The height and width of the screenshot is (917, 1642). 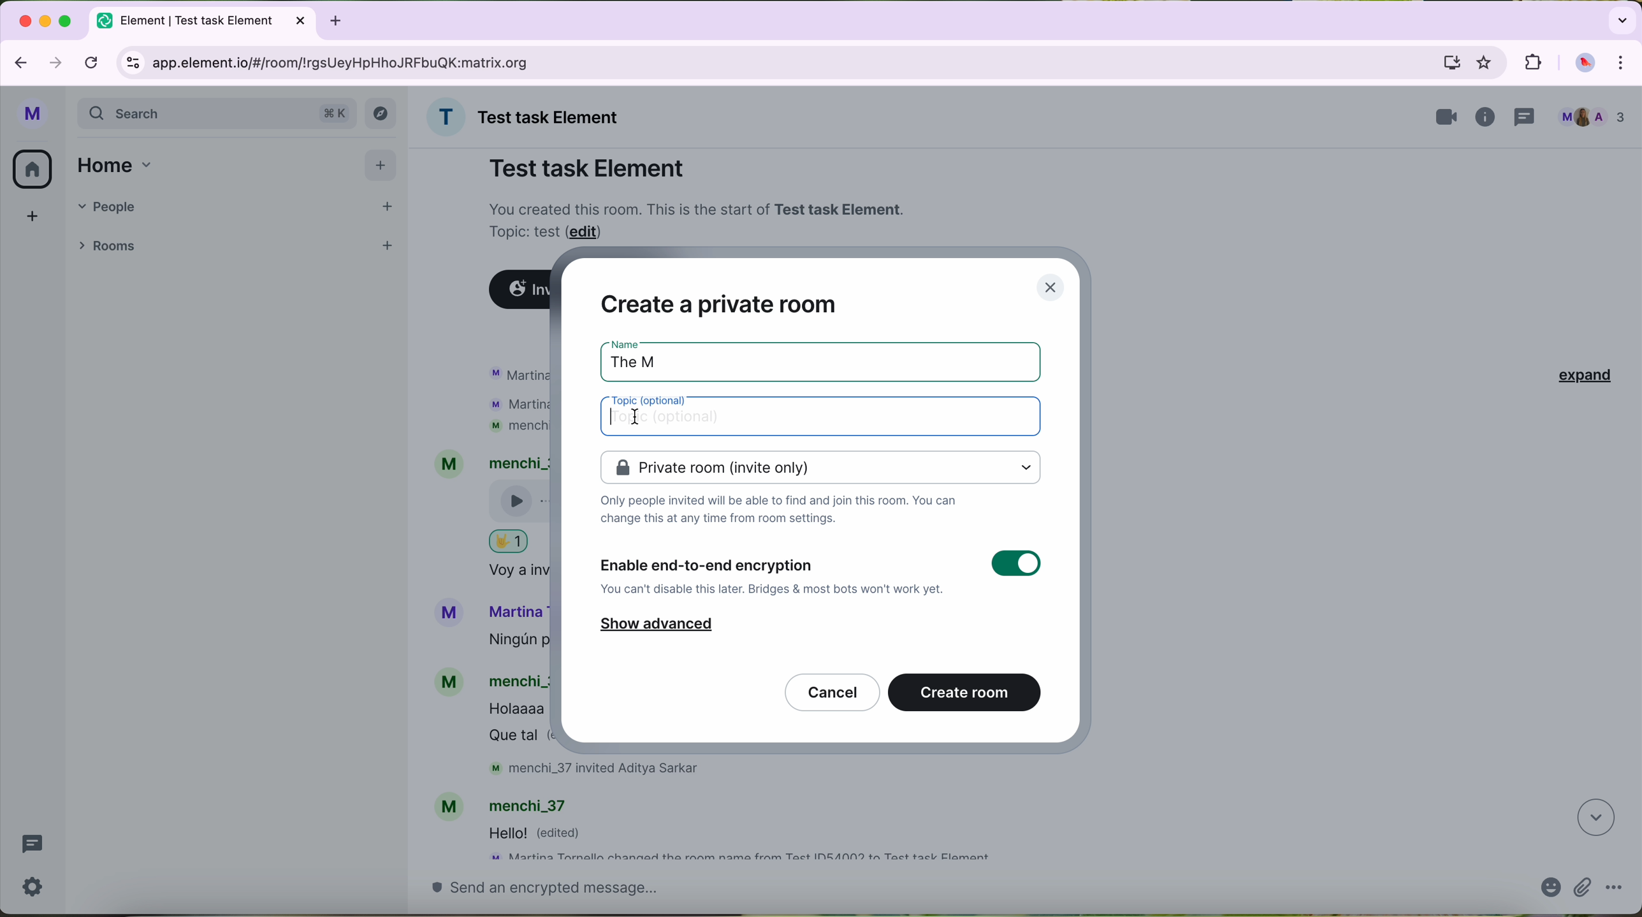 I want to click on navigate foward, so click(x=56, y=62).